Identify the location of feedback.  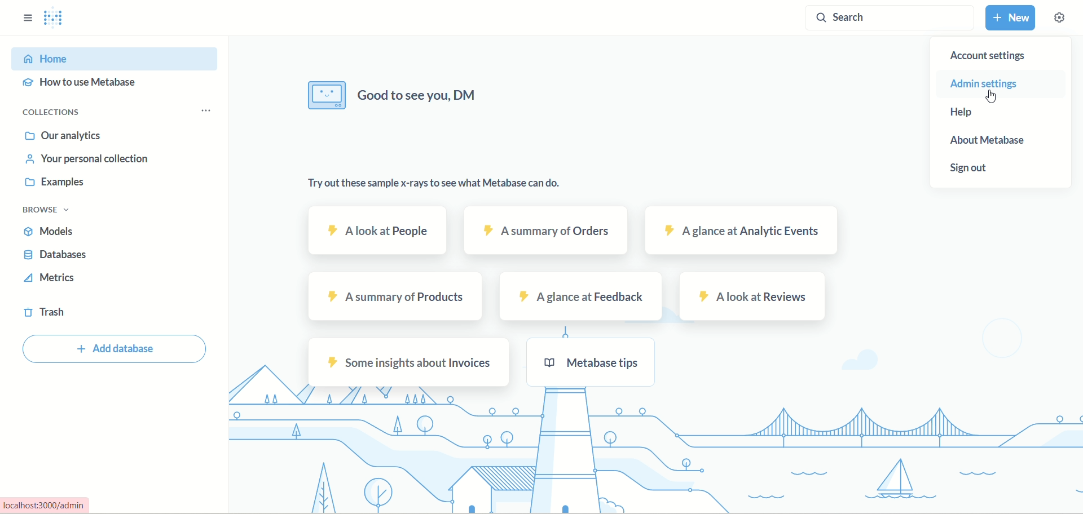
(584, 298).